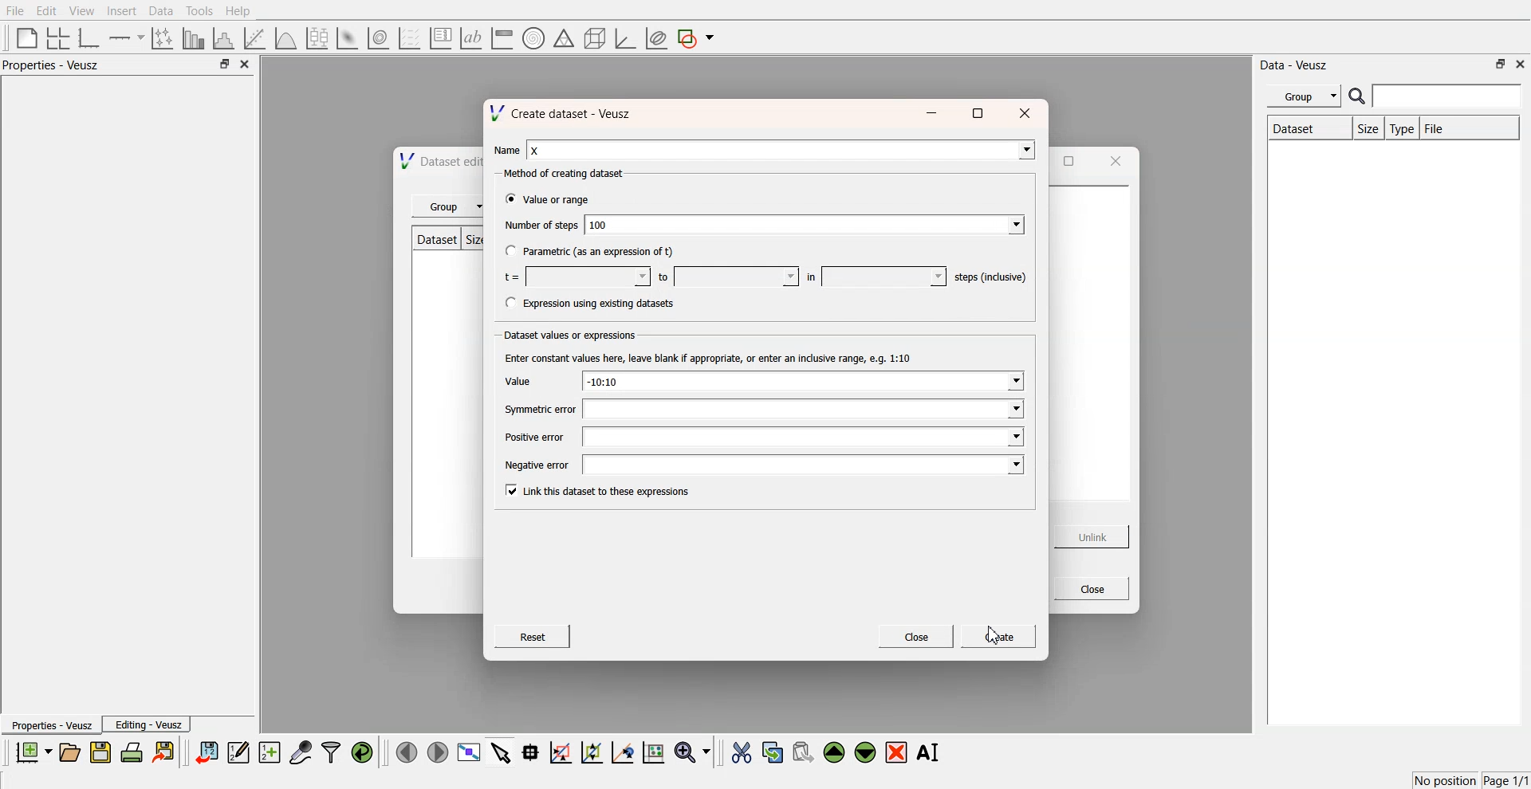  What do you see at coordinates (206, 752) in the screenshot?
I see `import data sets` at bounding box center [206, 752].